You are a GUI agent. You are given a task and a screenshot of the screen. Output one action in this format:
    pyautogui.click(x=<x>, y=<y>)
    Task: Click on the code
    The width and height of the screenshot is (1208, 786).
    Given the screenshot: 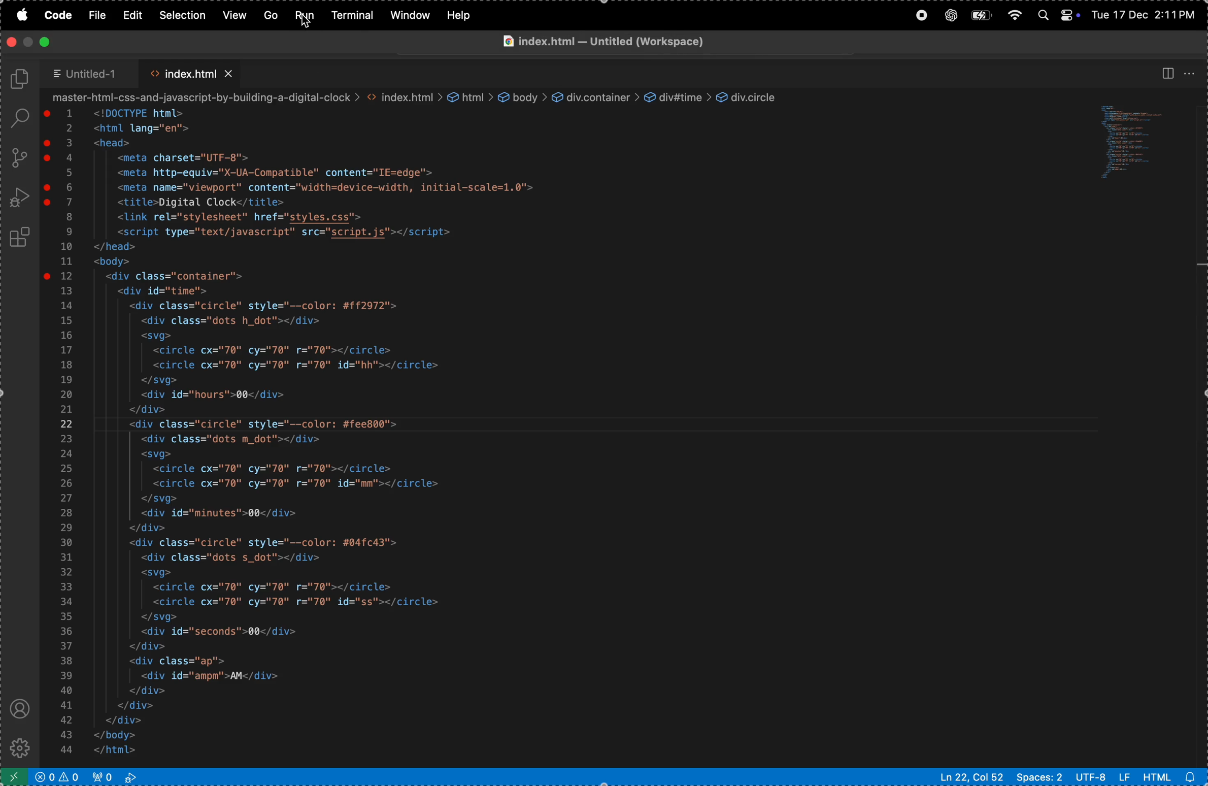 What is the action you would take?
    pyautogui.click(x=61, y=14)
    